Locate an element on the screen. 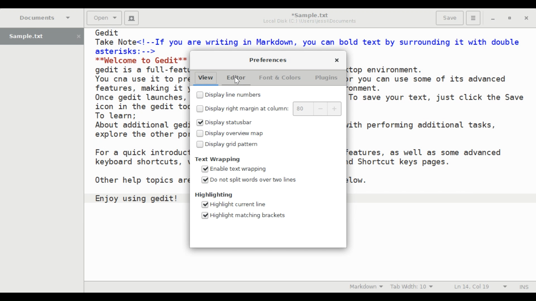 Image resolution: width=536 pixels, height=301 pixels. (un)select Display overview map is located at coordinates (231, 134).